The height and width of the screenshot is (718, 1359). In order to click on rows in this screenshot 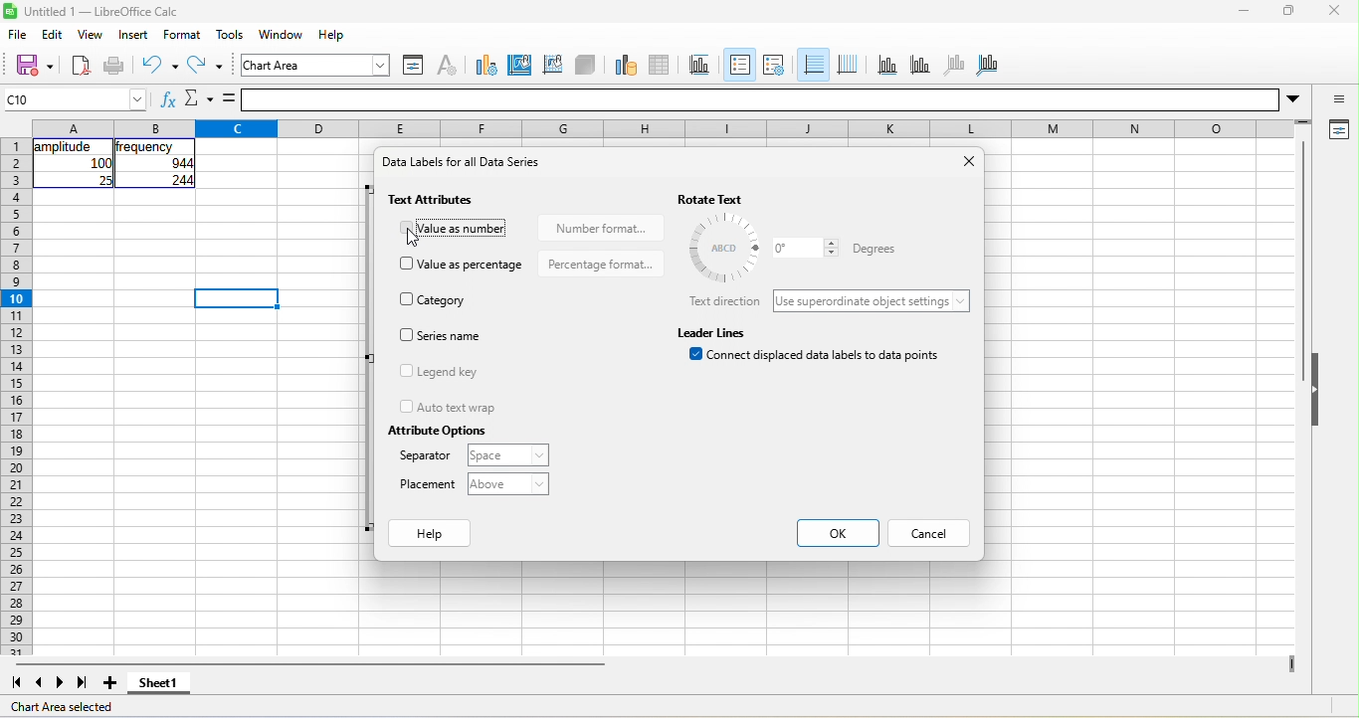, I will do `click(15, 397)`.